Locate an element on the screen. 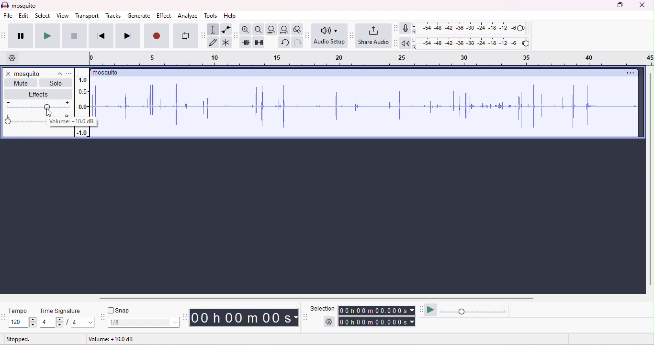 This screenshot has height=345, width=654. select time signature is located at coordinates (80, 323).